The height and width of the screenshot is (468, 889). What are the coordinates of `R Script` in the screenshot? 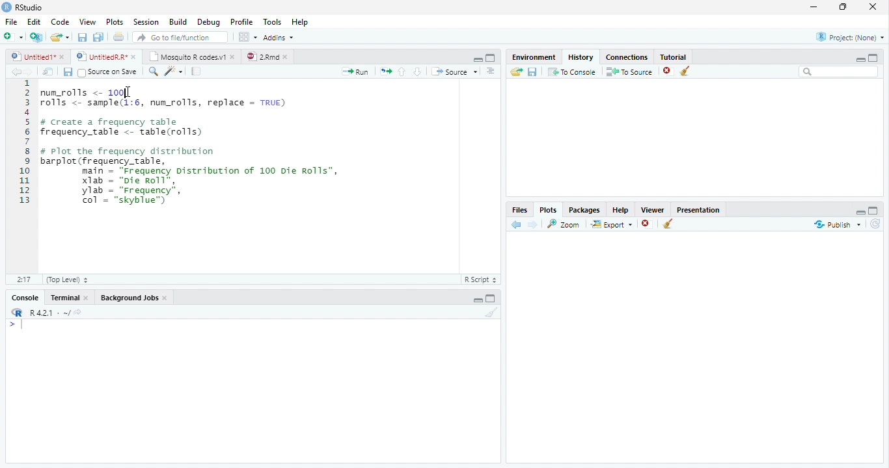 It's located at (481, 279).